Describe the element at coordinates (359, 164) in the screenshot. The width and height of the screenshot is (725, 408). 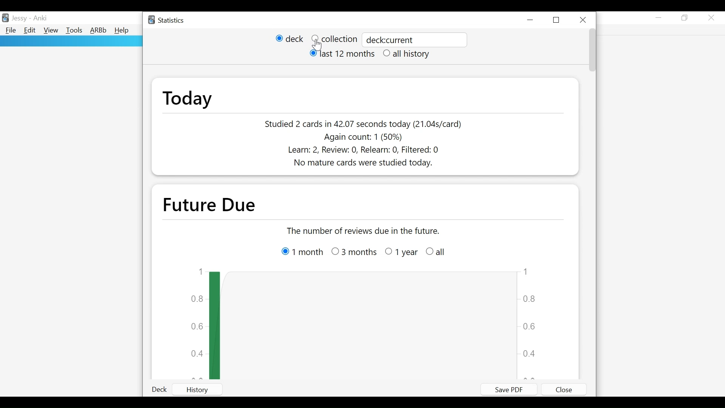
I see `No mature cards were studied today` at that location.